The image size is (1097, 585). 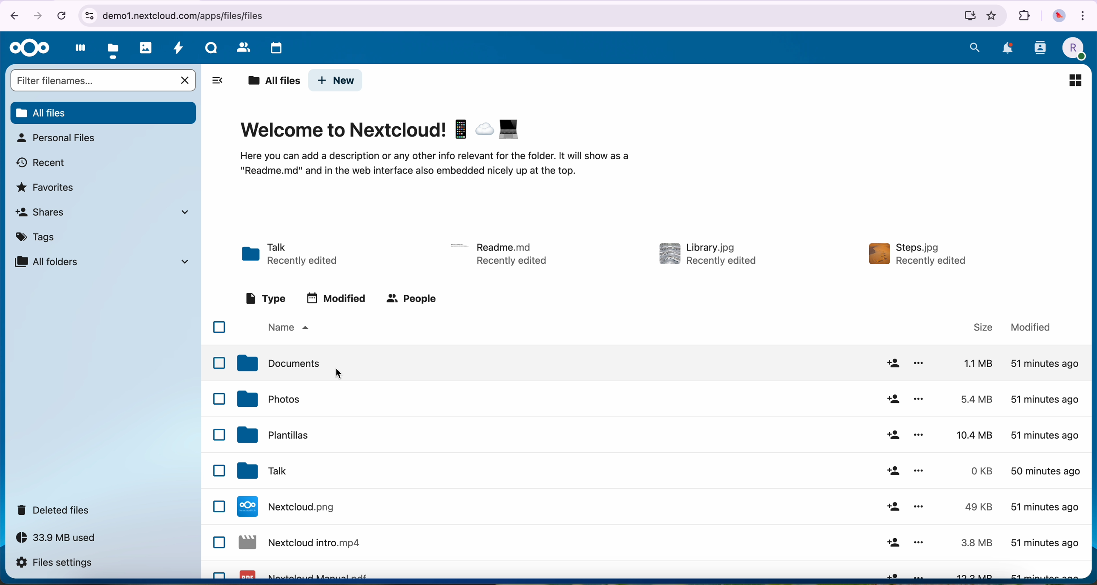 I want to click on type, so click(x=266, y=299).